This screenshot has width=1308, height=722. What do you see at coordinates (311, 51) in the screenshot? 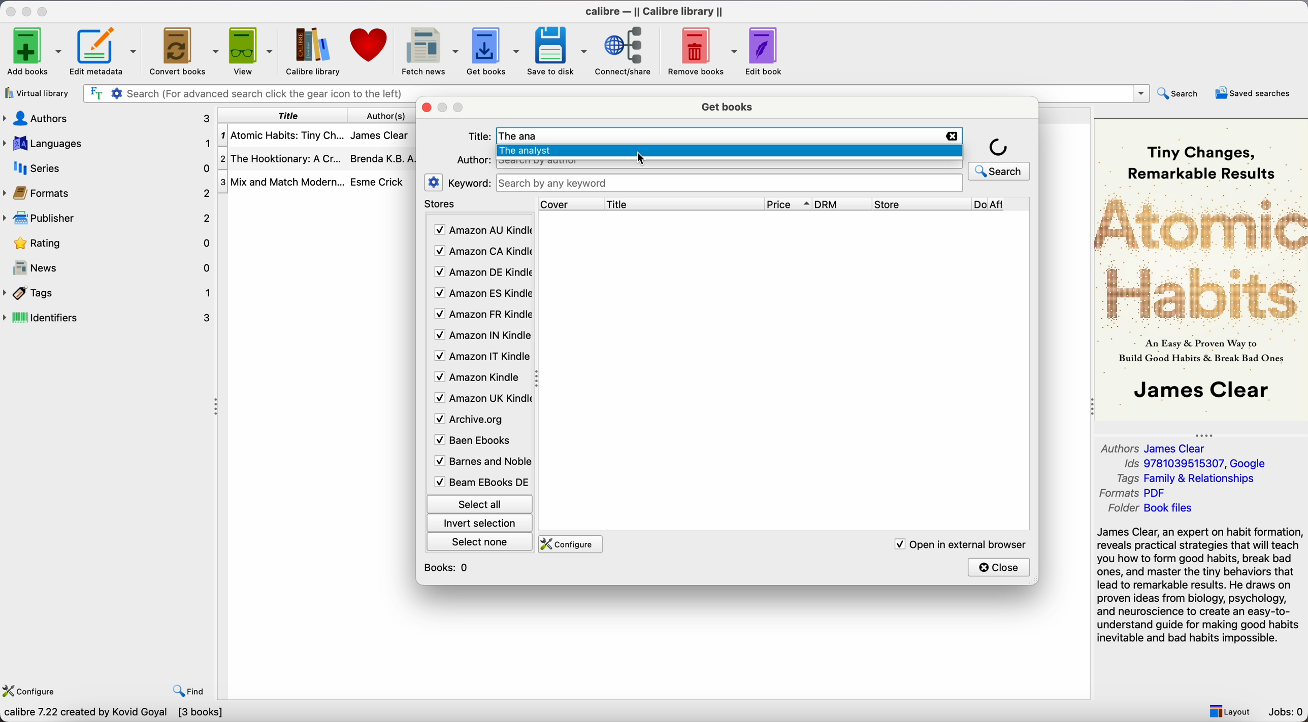
I see `Calibre library` at bounding box center [311, 51].